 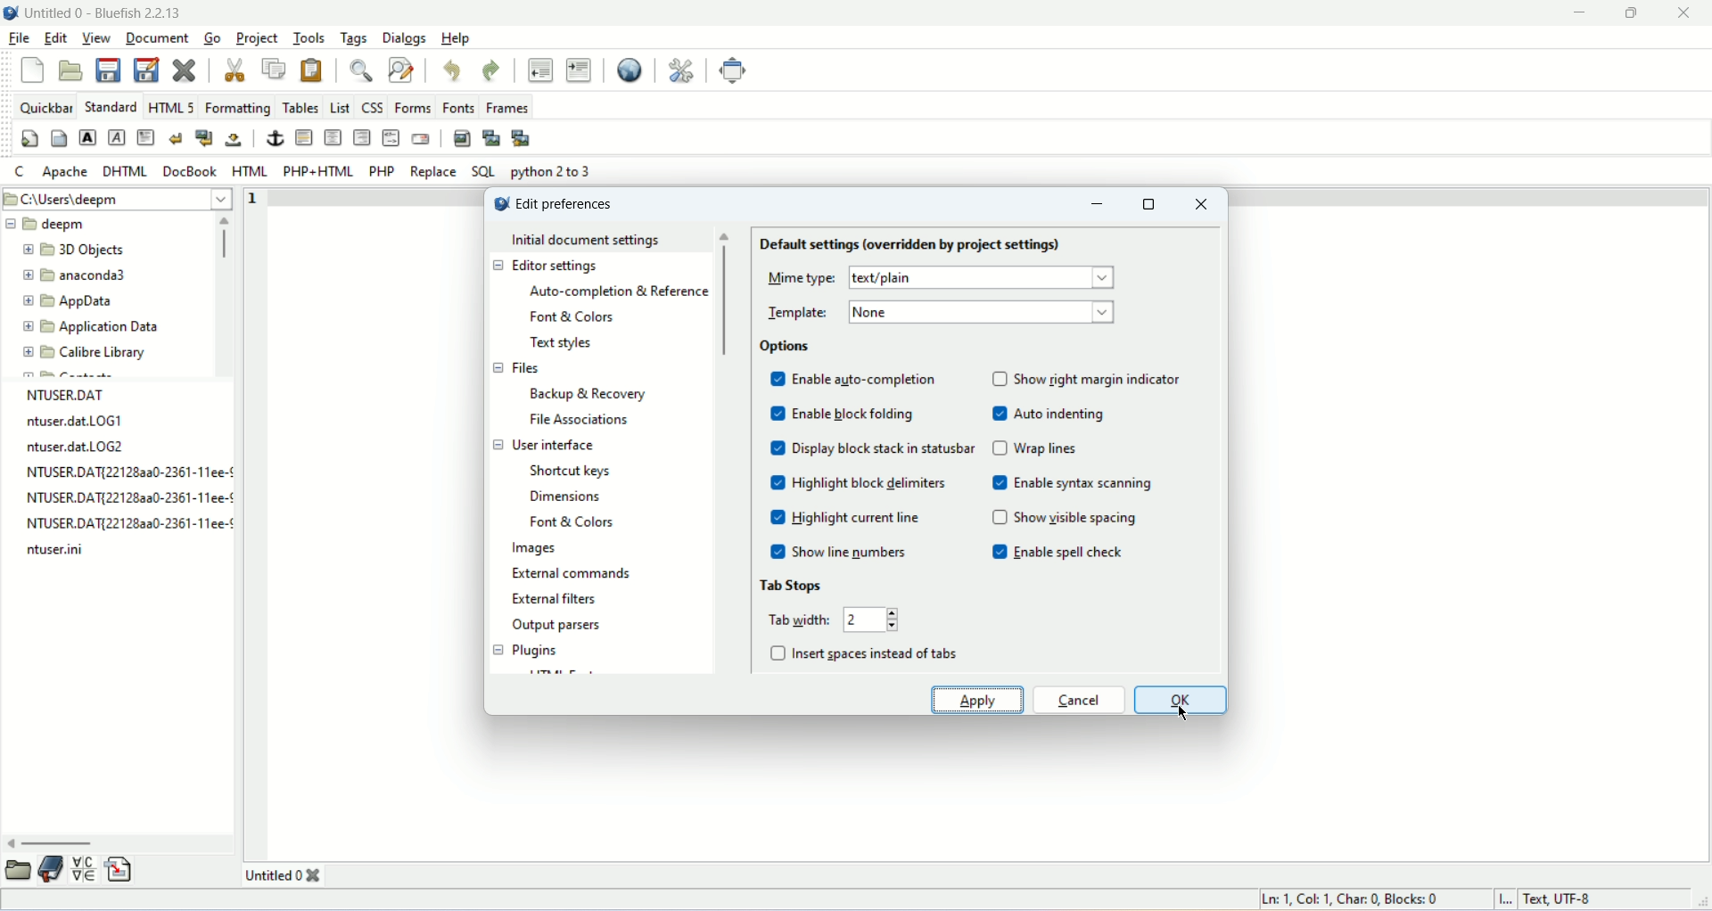 What do you see at coordinates (108, 69) in the screenshot?
I see `save` at bounding box center [108, 69].